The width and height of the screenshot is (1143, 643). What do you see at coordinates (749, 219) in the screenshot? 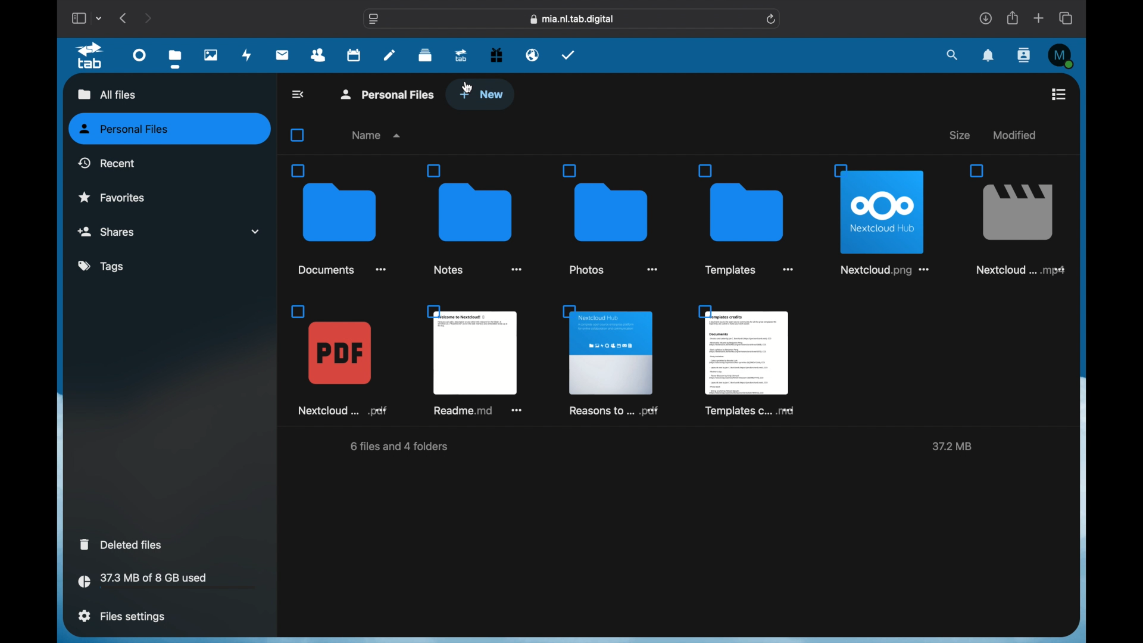
I see `folder` at bounding box center [749, 219].